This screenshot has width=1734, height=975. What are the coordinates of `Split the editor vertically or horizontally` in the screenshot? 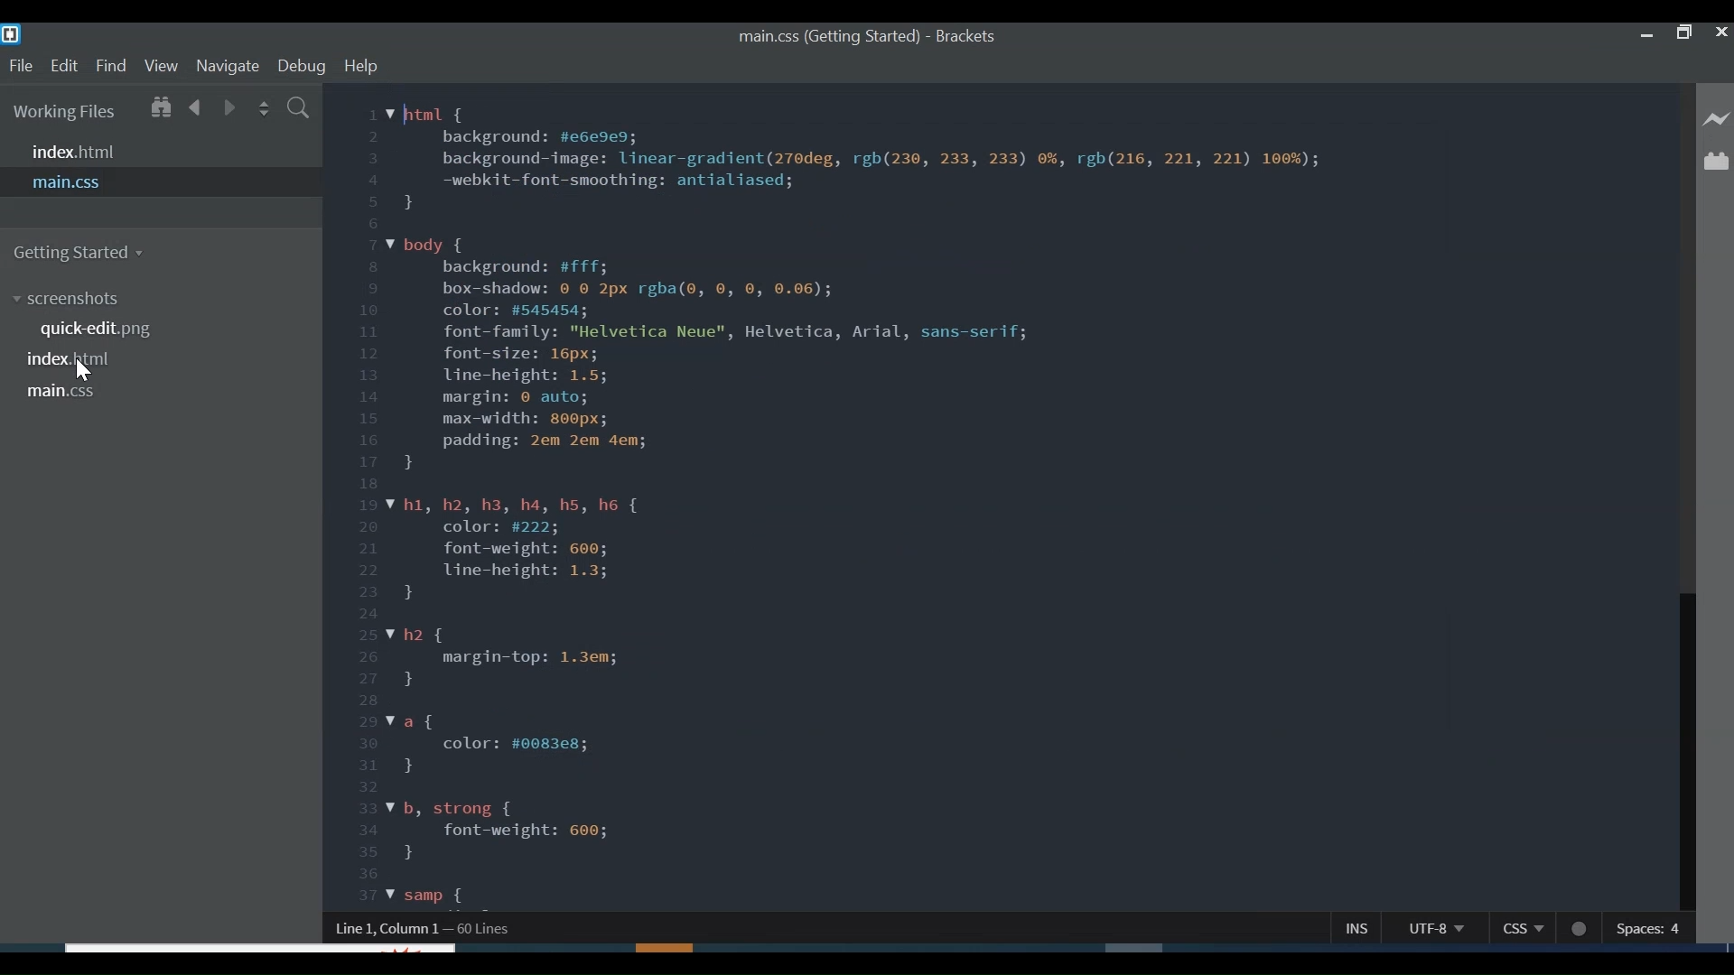 It's located at (262, 110).